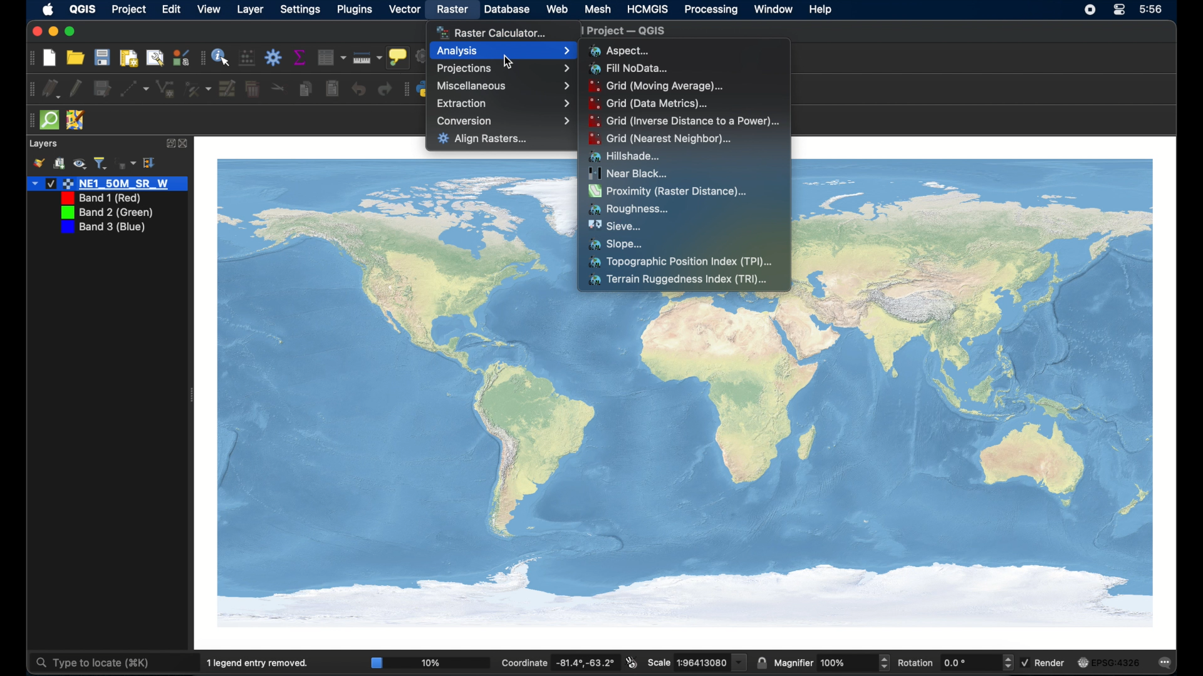 The width and height of the screenshot is (1203, 676). What do you see at coordinates (618, 50) in the screenshot?
I see `aspect` at bounding box center [618, 50].